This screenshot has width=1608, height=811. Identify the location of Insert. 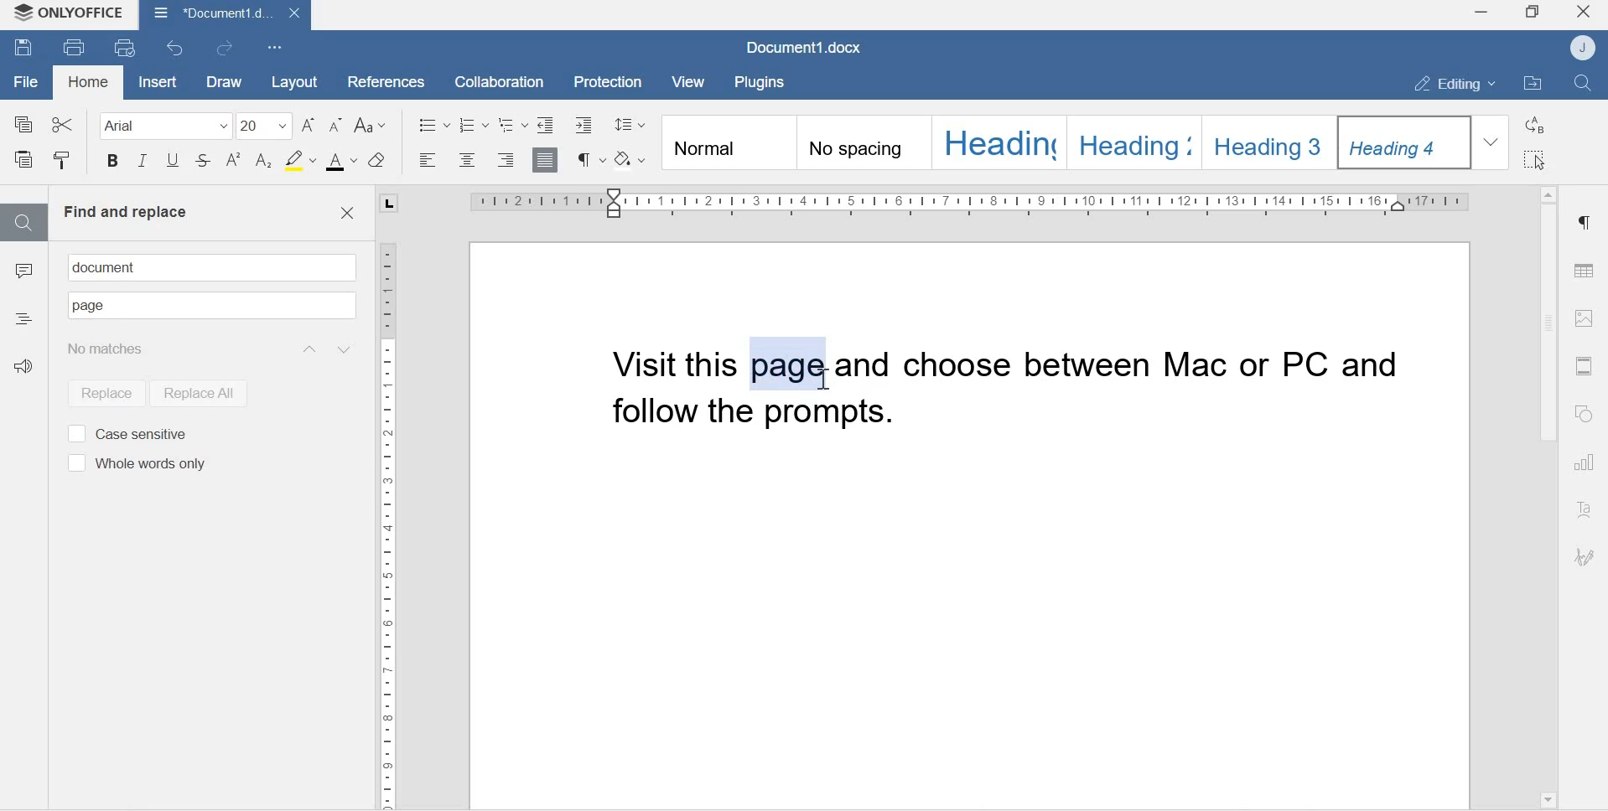
(155, 82).